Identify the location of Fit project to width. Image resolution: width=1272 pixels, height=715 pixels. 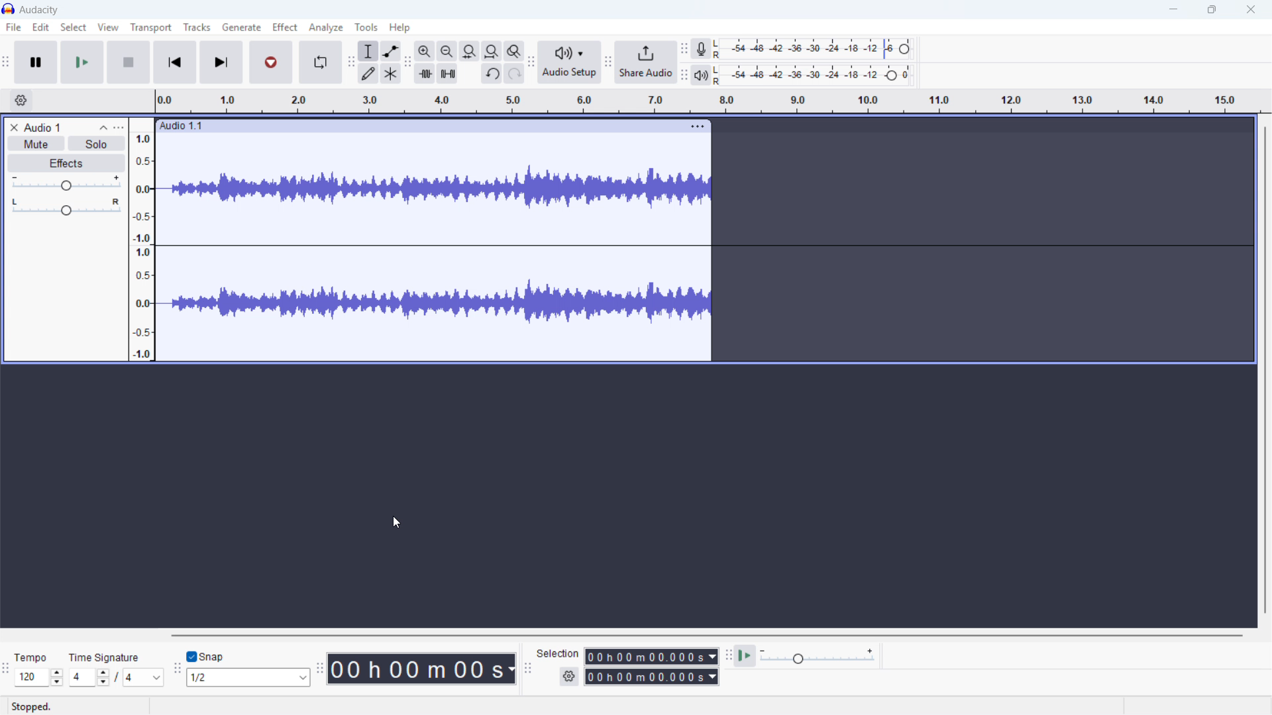
(492, 50).